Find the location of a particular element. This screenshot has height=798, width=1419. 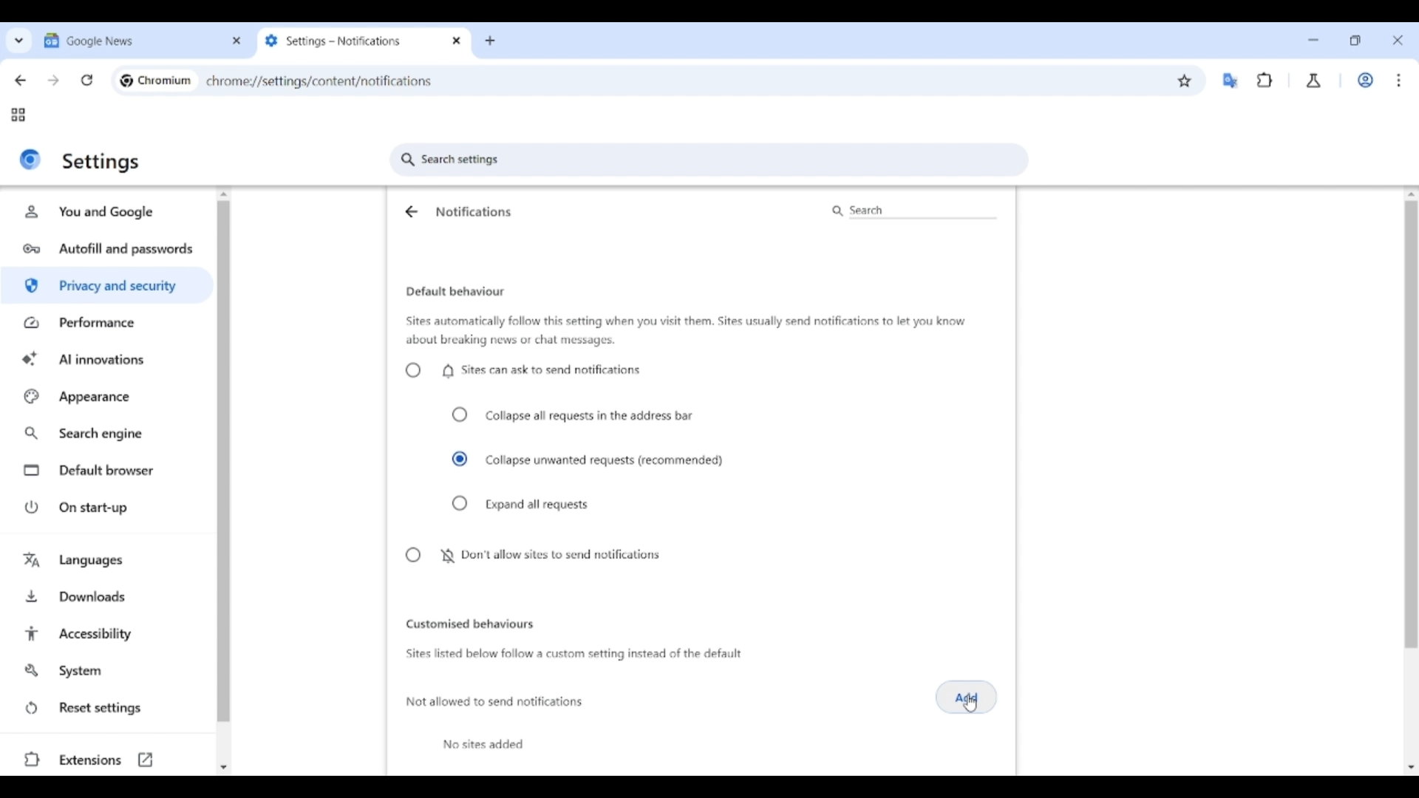

Tab 2 changed is located at coordinates (352, 41).